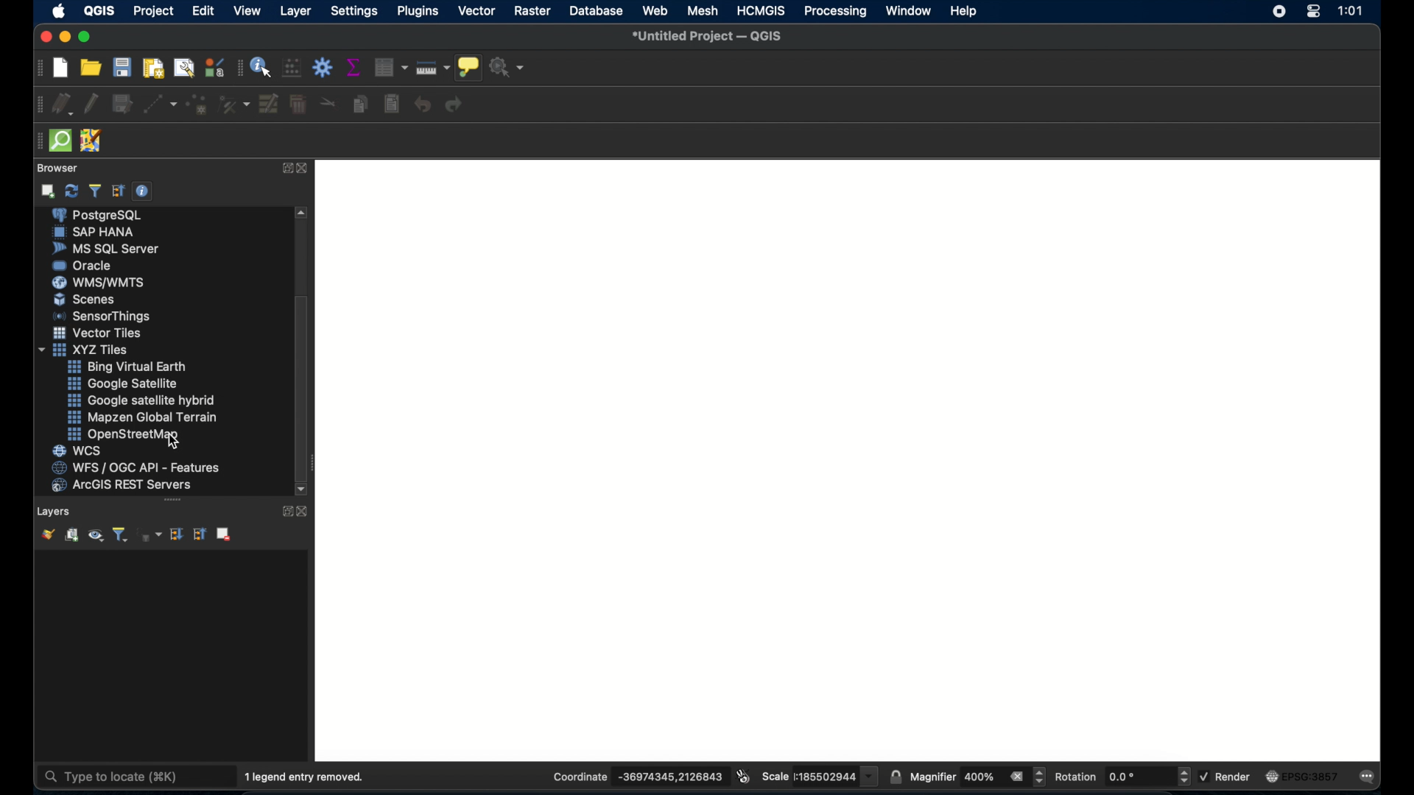 Image resolution: width=1414 pixels, height=795 pixels. What do you see at coordinates (198, 105) in the screenshot?
I see `add point feature` at bounding box center [198, 105].